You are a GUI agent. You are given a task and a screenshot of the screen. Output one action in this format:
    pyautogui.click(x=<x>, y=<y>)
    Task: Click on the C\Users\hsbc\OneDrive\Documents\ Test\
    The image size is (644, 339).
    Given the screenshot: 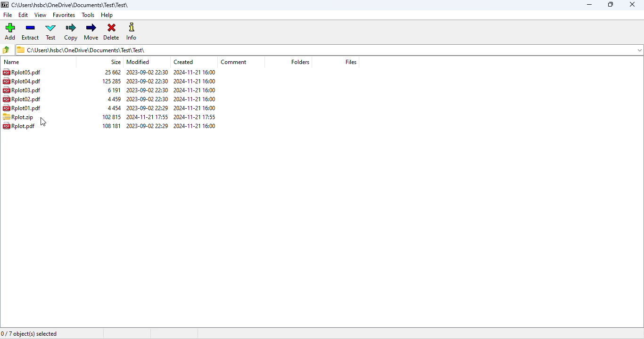 What is the action you would take?
    pyautogui.click(x=330, y=49)
    